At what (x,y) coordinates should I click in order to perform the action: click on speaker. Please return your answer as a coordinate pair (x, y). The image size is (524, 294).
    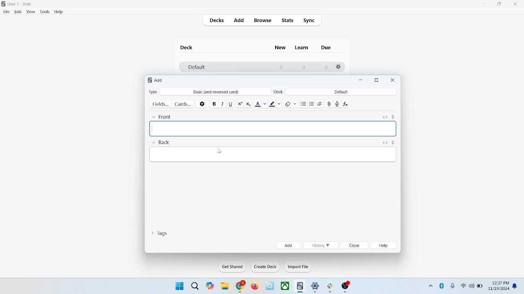
    Looking at the image, I should click on (472, 285).